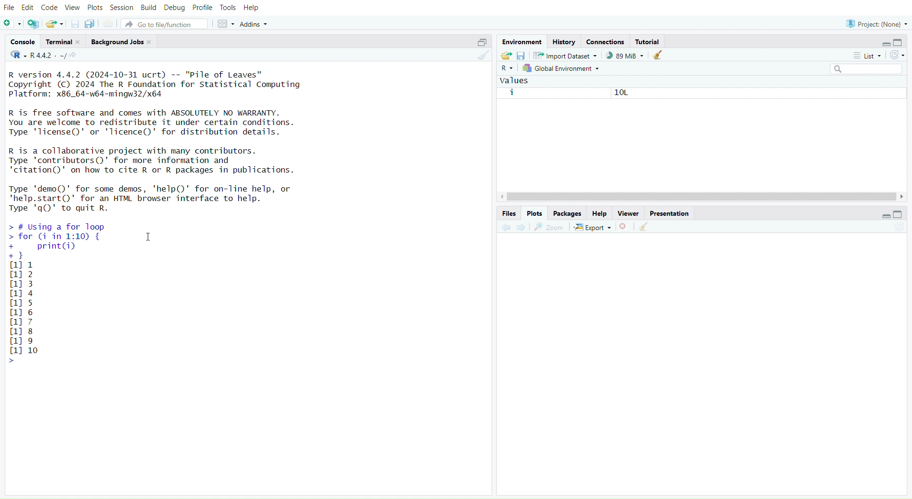  I want to click on export, so click(591, 228).